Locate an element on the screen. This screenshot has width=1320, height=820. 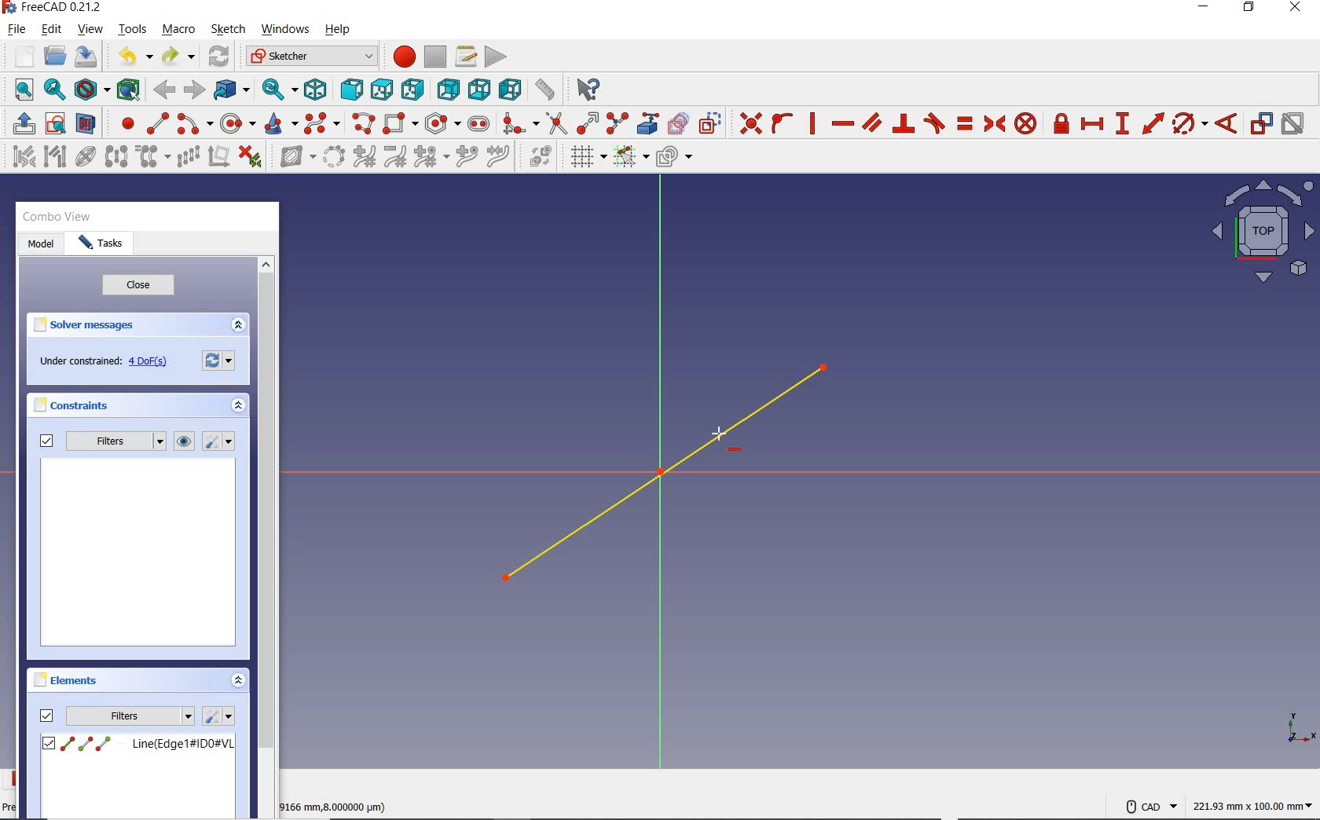
CREATE LINE is located at coordinates (157, 124).